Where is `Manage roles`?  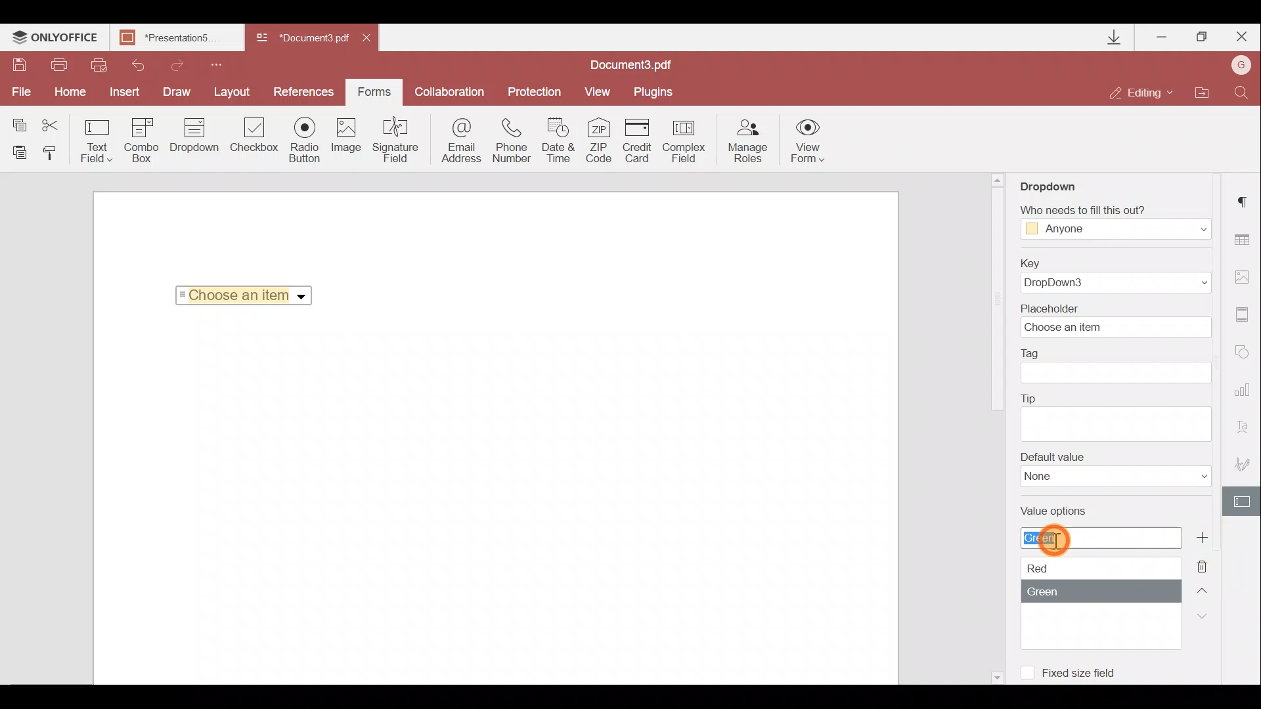
Manage roles is located at coordinates (748, 141).